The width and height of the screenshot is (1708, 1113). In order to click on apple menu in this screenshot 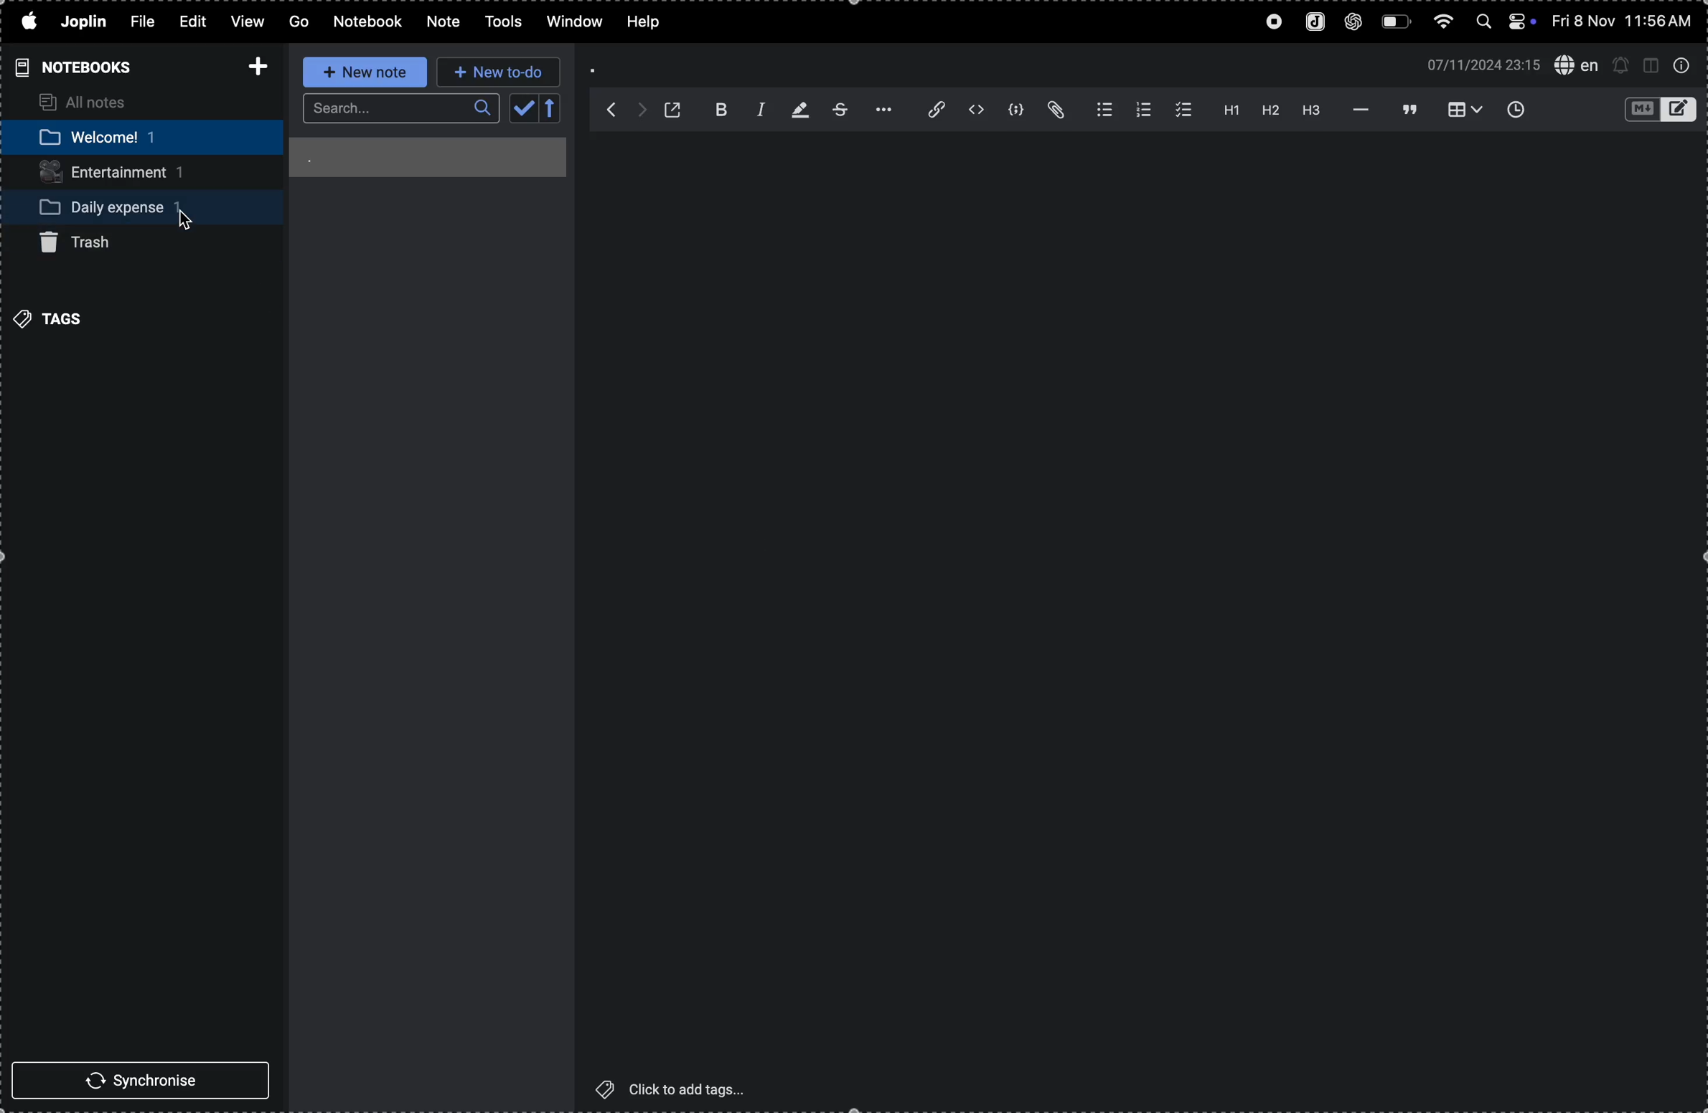, I will do `click(28, 22)`.